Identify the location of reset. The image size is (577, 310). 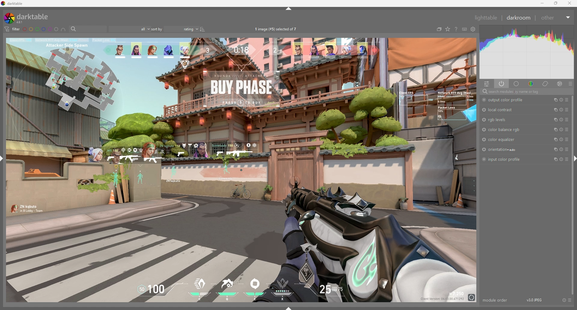
(562, 120).